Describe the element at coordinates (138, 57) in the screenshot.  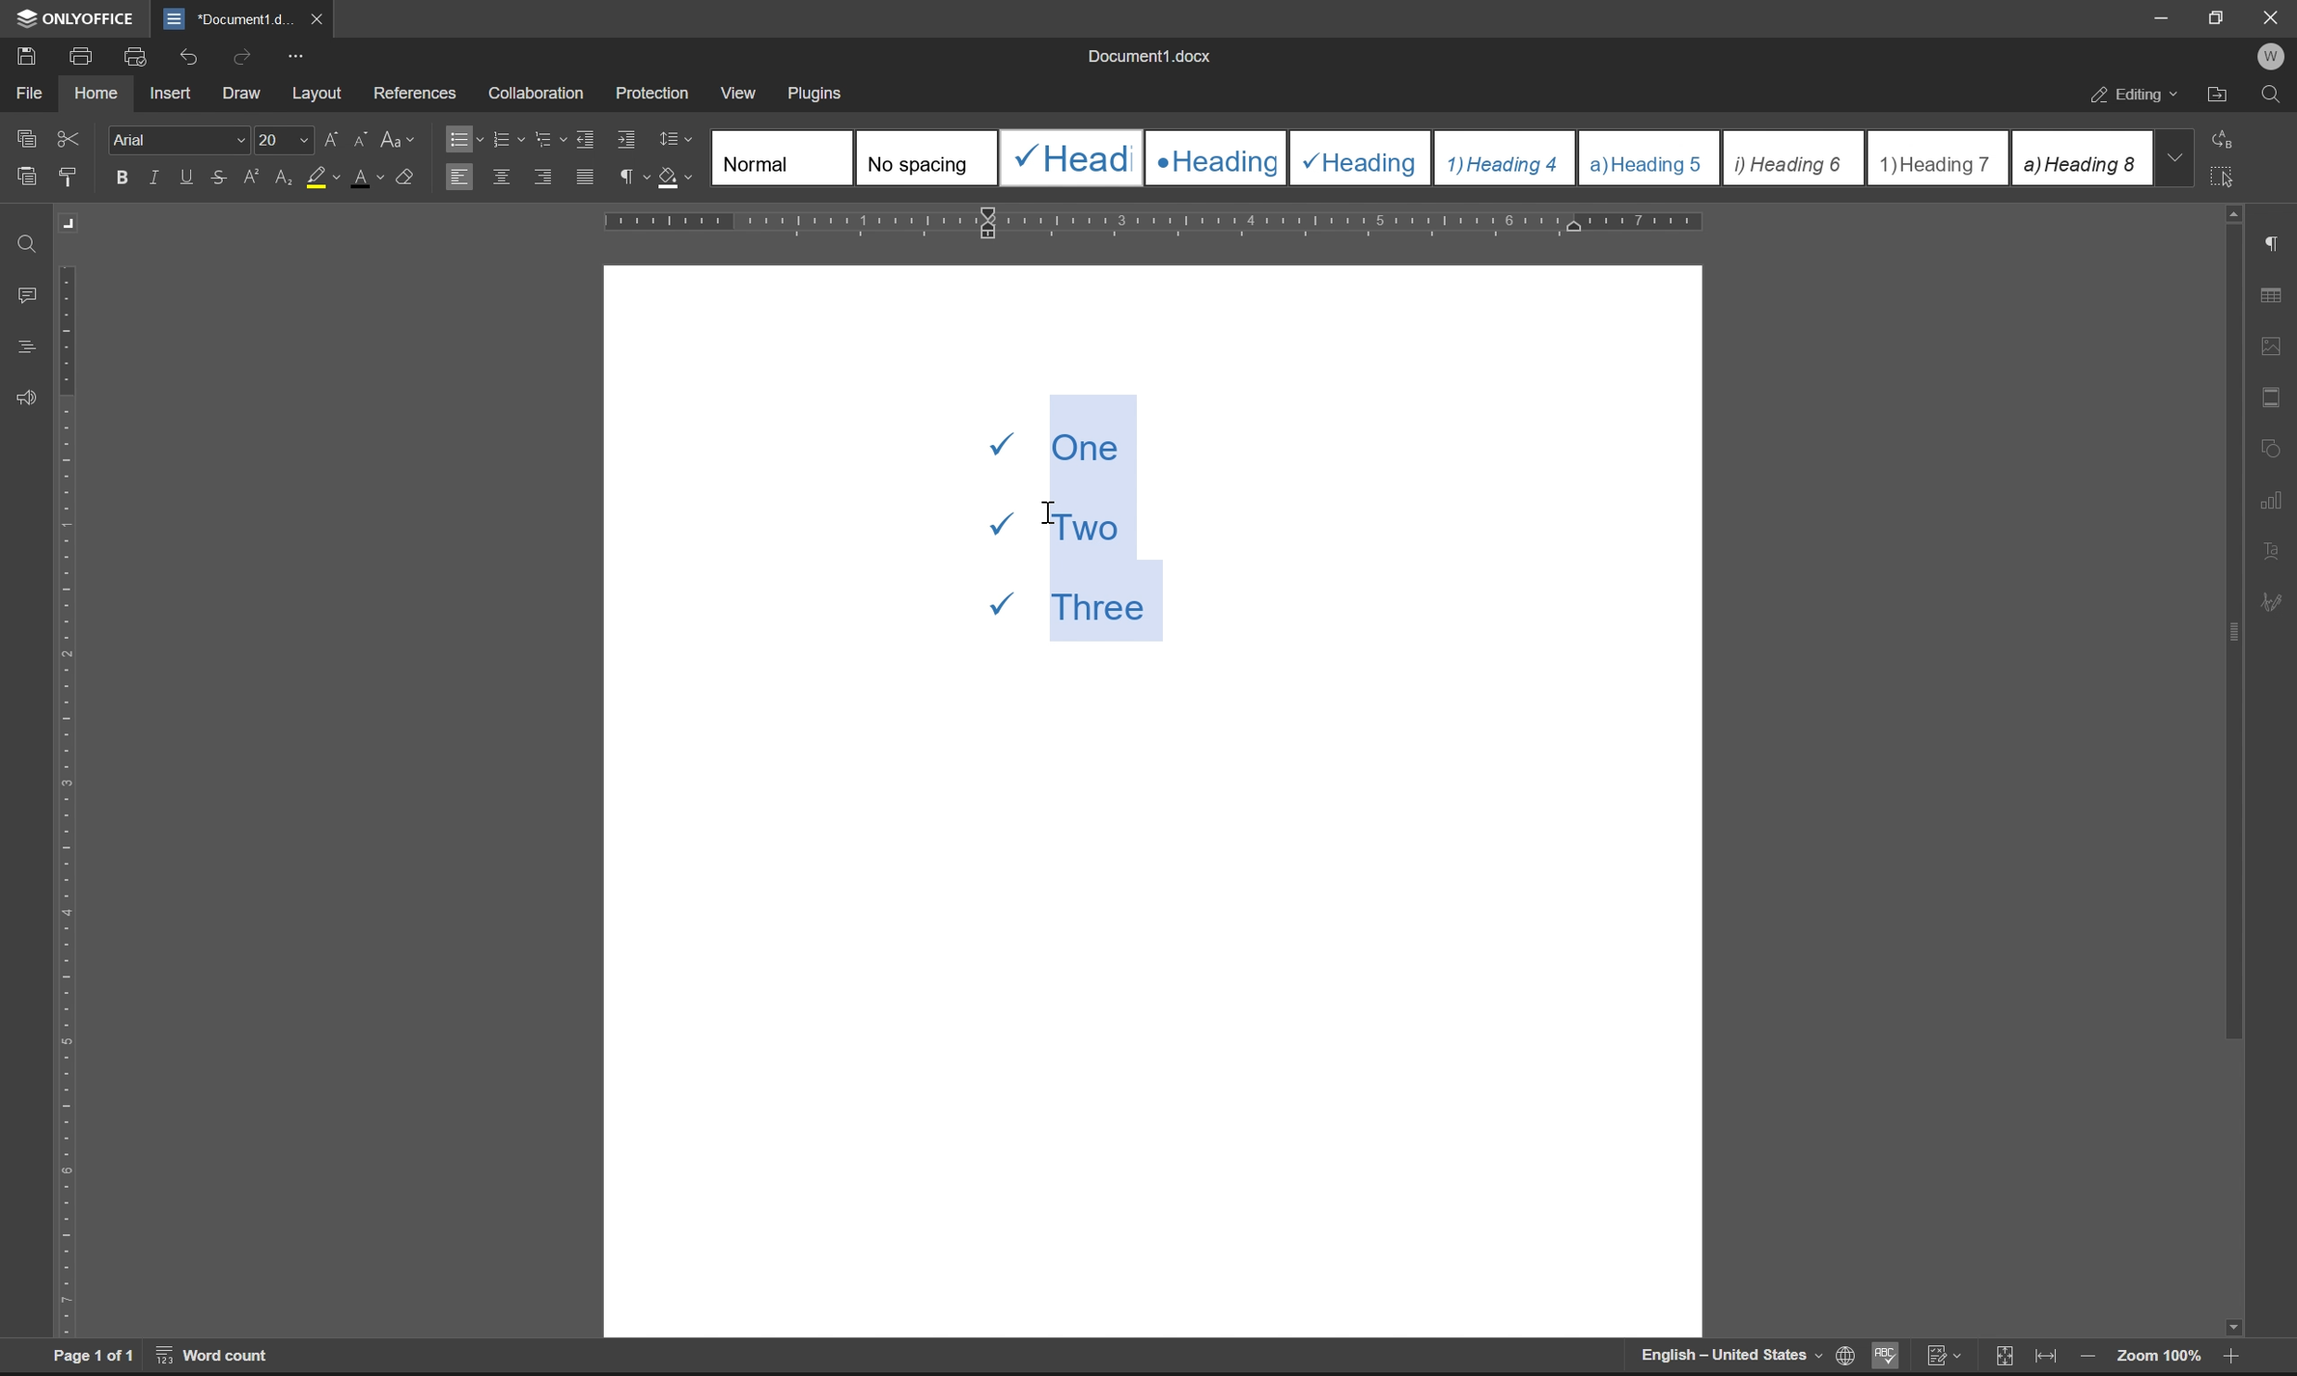
I see `print preview` at that location.